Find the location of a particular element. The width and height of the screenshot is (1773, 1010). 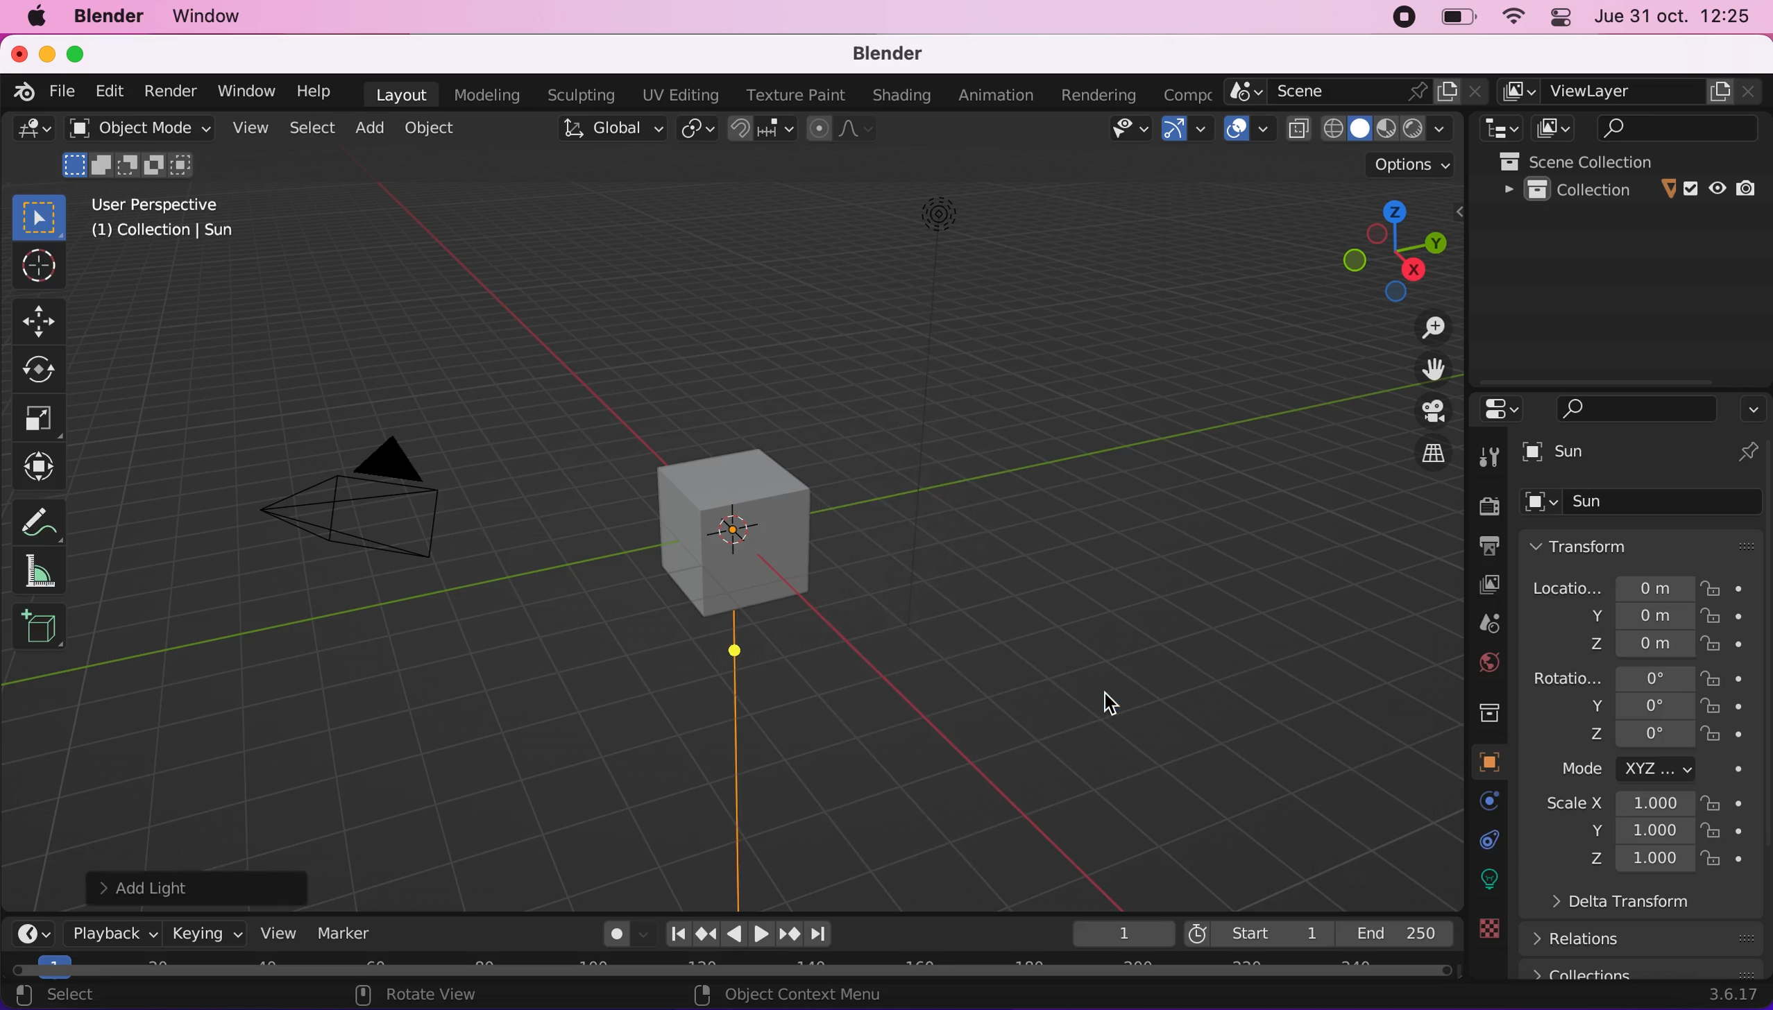

lock is located at coordinates (1738, 708).